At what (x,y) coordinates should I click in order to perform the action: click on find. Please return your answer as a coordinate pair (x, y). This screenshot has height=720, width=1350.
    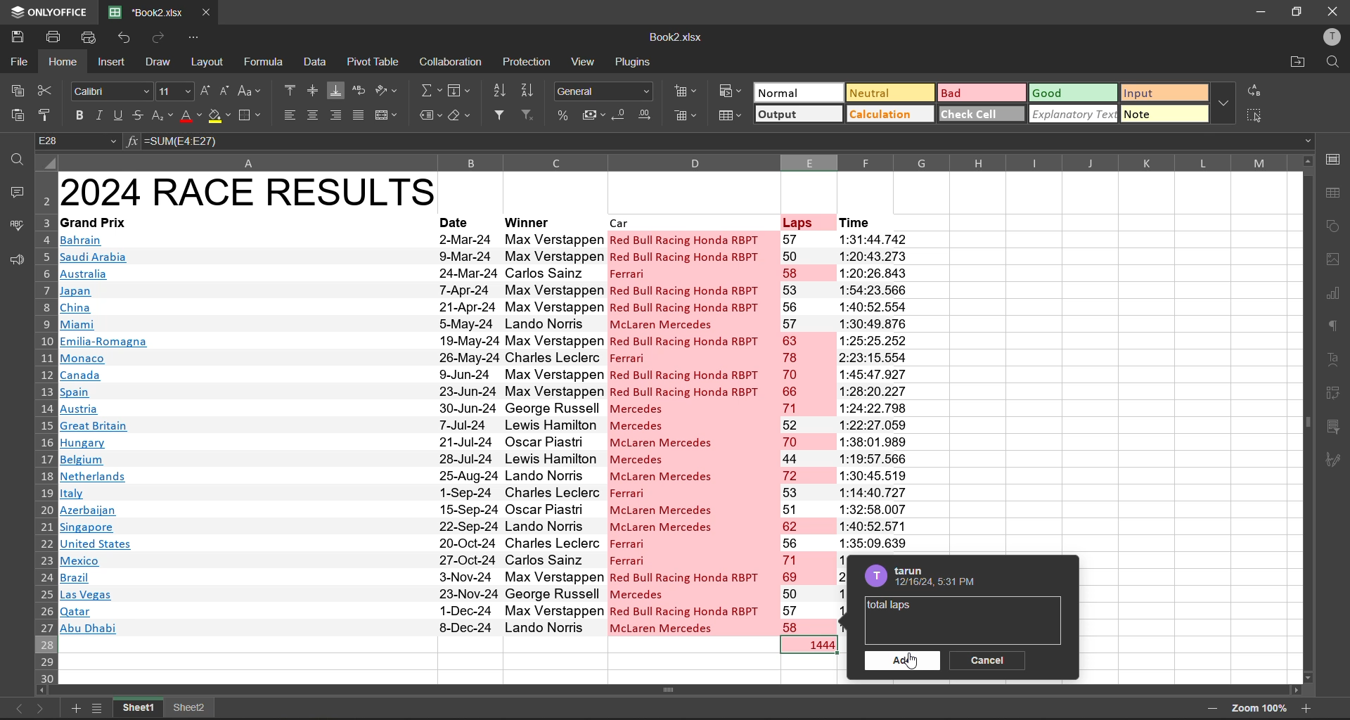
    Looking at the image, I should click on (1334, 63).